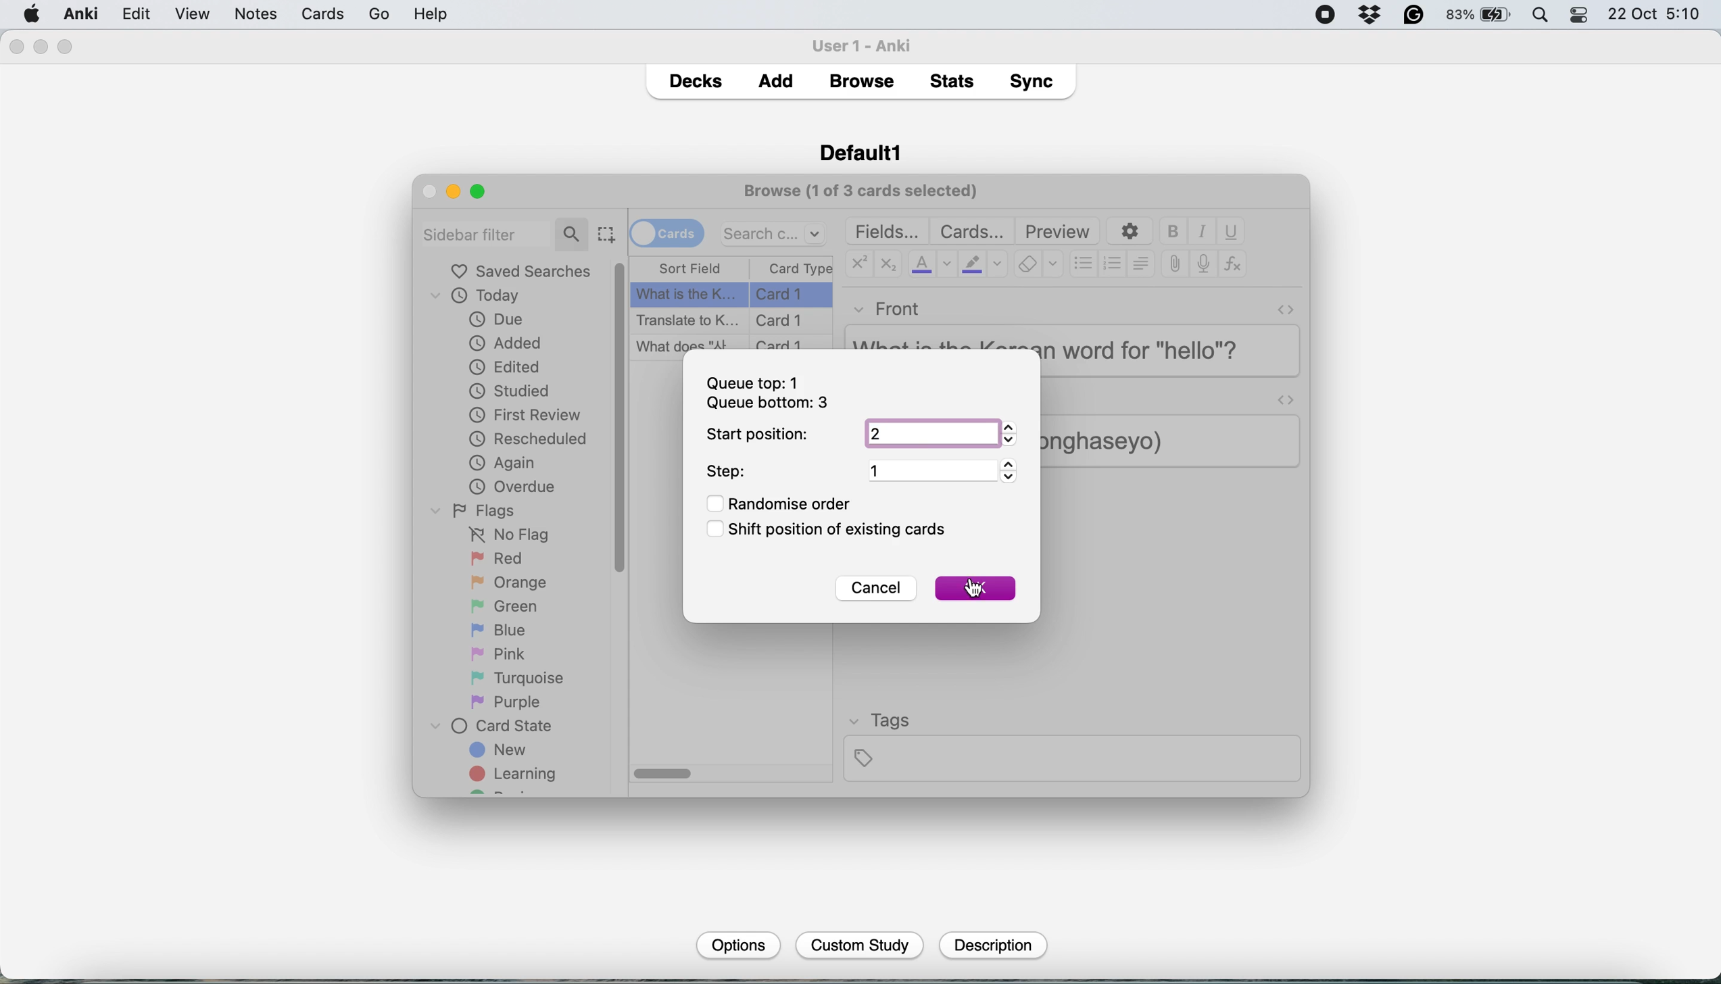 Image resolution: width=1721 pixels, height=984 pixels. I want to click on flags, so click(478, 510).